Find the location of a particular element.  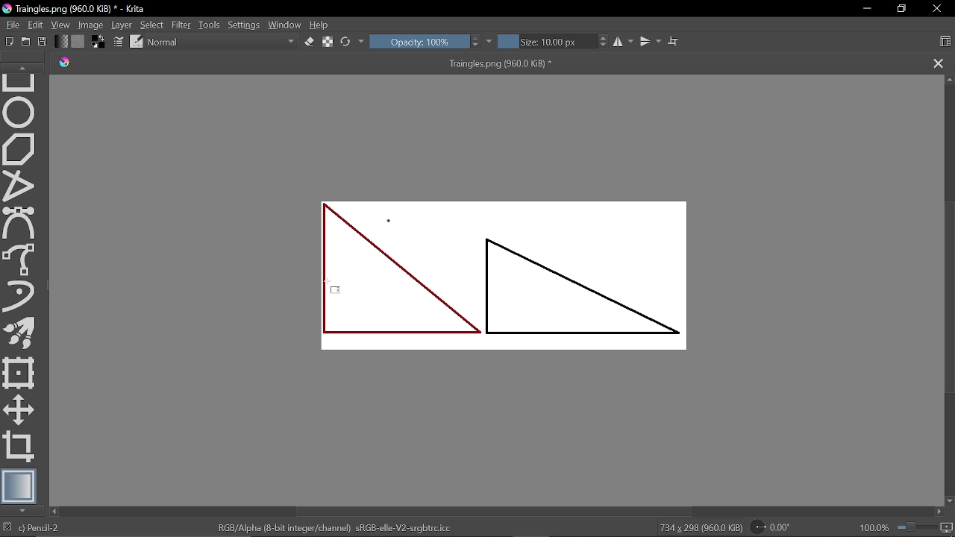

Crop tool is located at coordinates (20, 447).